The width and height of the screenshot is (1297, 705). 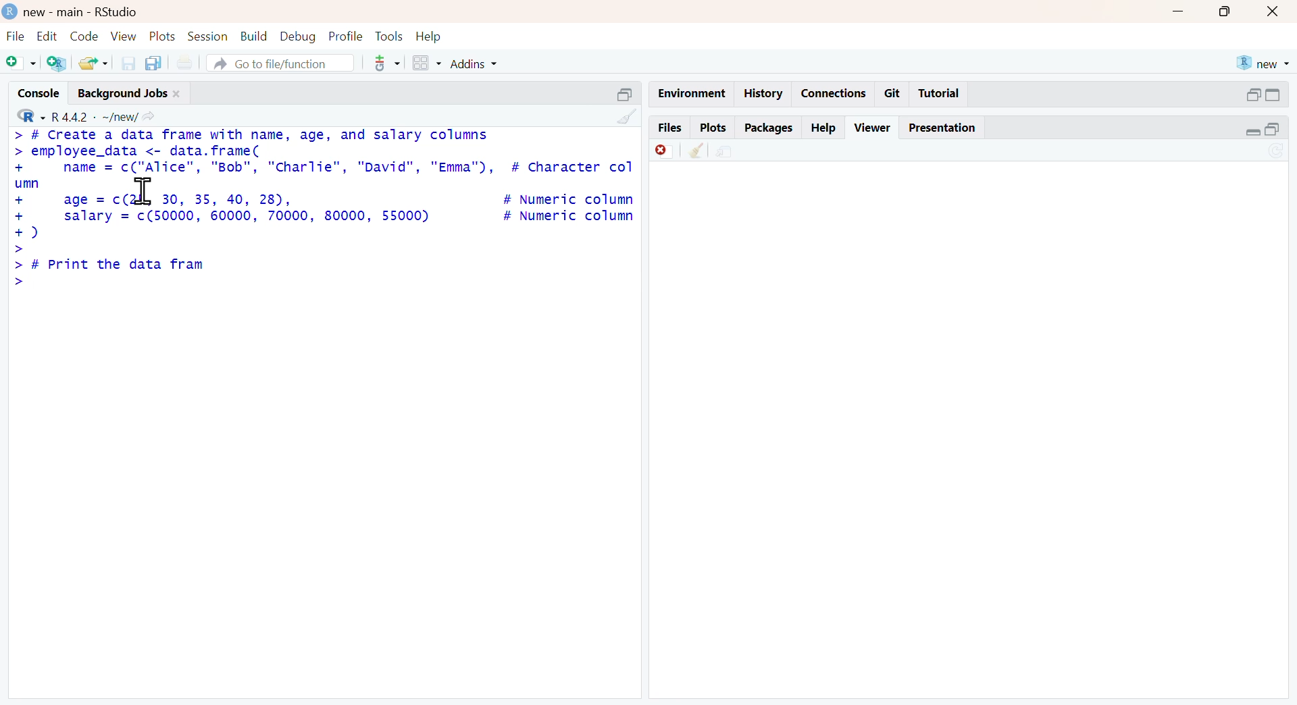 What do you see at coordinates (120, 36) in the screenshot?
I see `View` at bounding box center [120, 36].